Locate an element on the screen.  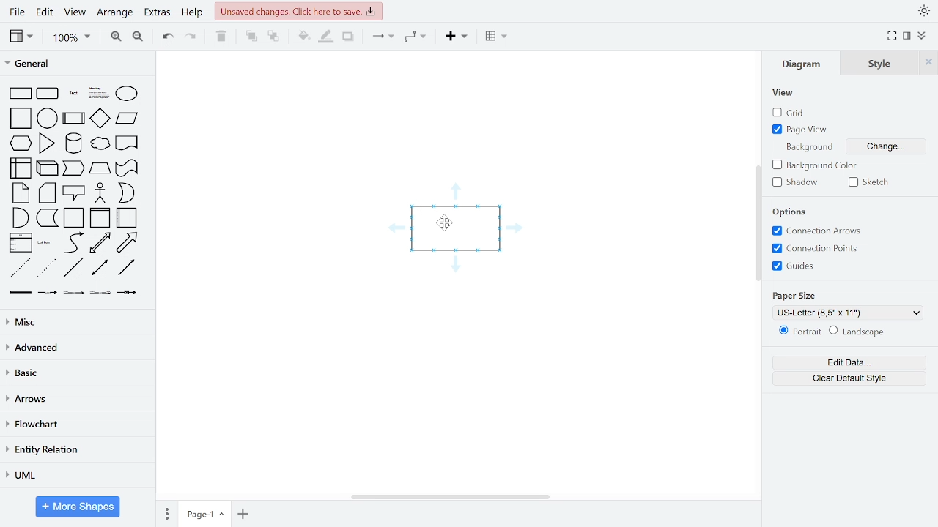
misc is located at coordinates (75, 321).